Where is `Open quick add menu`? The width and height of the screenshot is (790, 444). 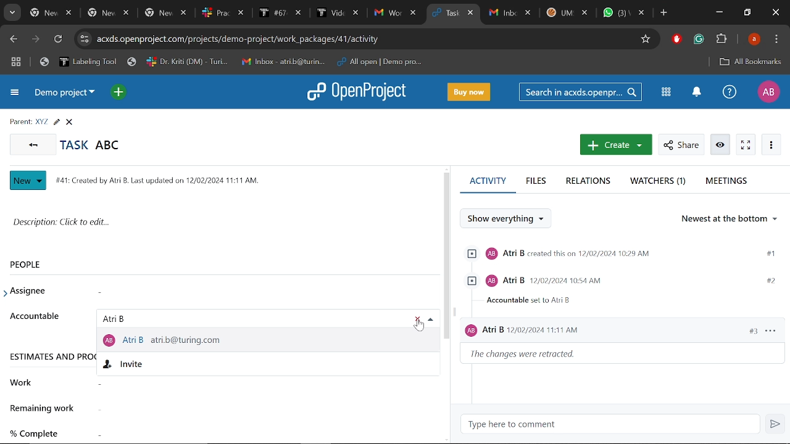 Open quick add menu is located at coordinates (120, 93).